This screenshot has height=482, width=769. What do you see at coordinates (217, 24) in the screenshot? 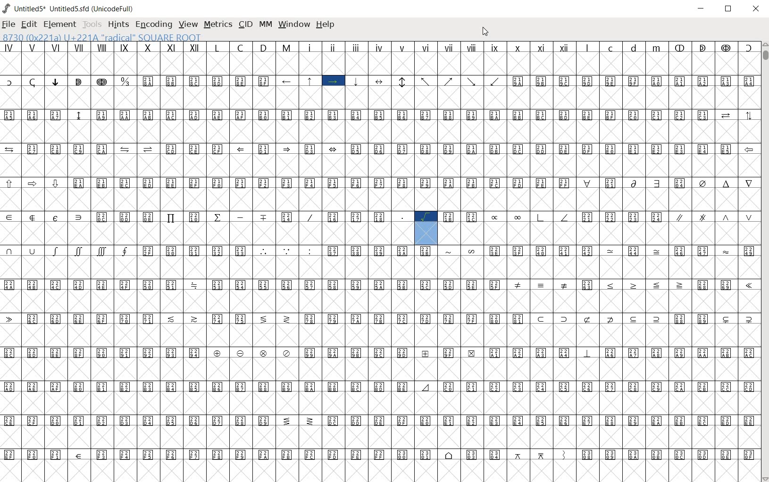
I see `METRICS` at bounding box center [217, 24].